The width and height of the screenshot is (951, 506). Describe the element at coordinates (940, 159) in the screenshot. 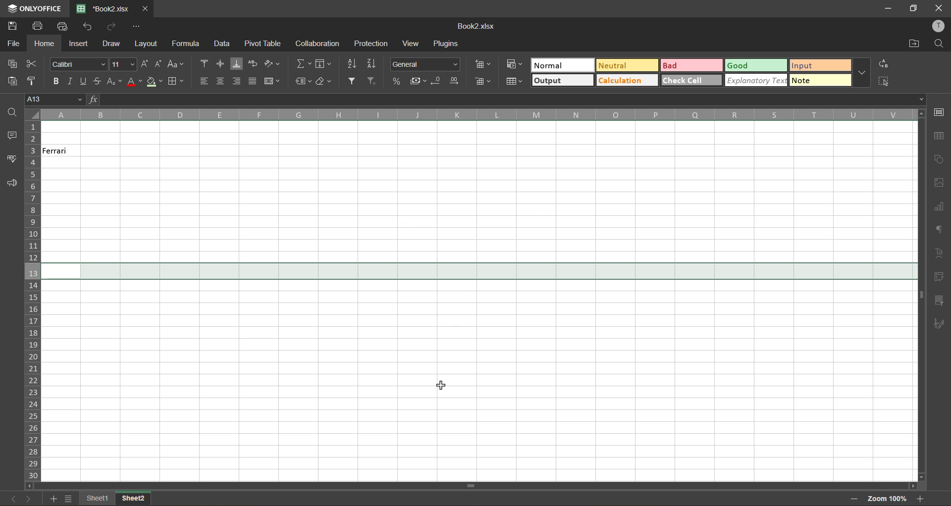

I see `shapes` at that location.